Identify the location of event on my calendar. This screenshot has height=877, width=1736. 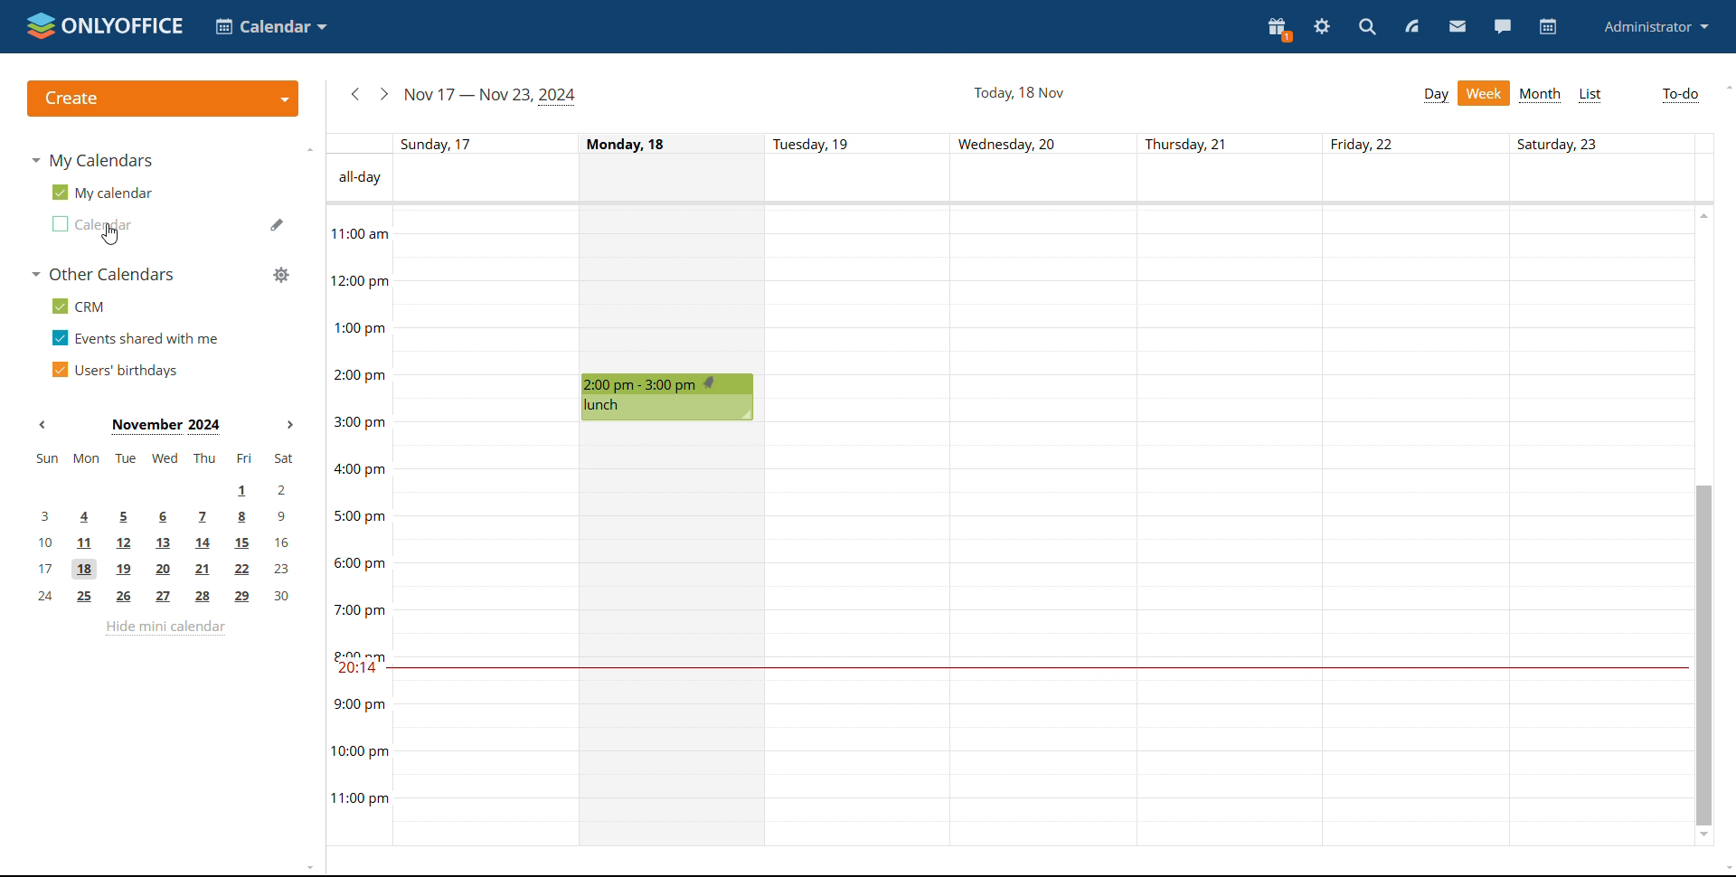
(669, 397).